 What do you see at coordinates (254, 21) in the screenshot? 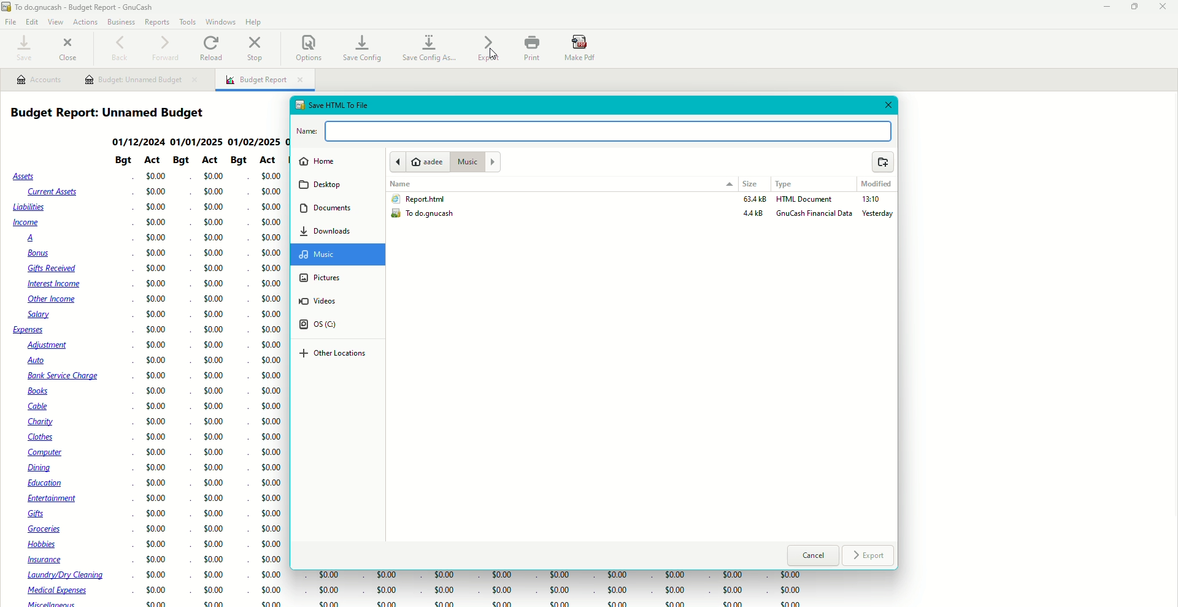
I see `Help` at bounding box center [254, 21].